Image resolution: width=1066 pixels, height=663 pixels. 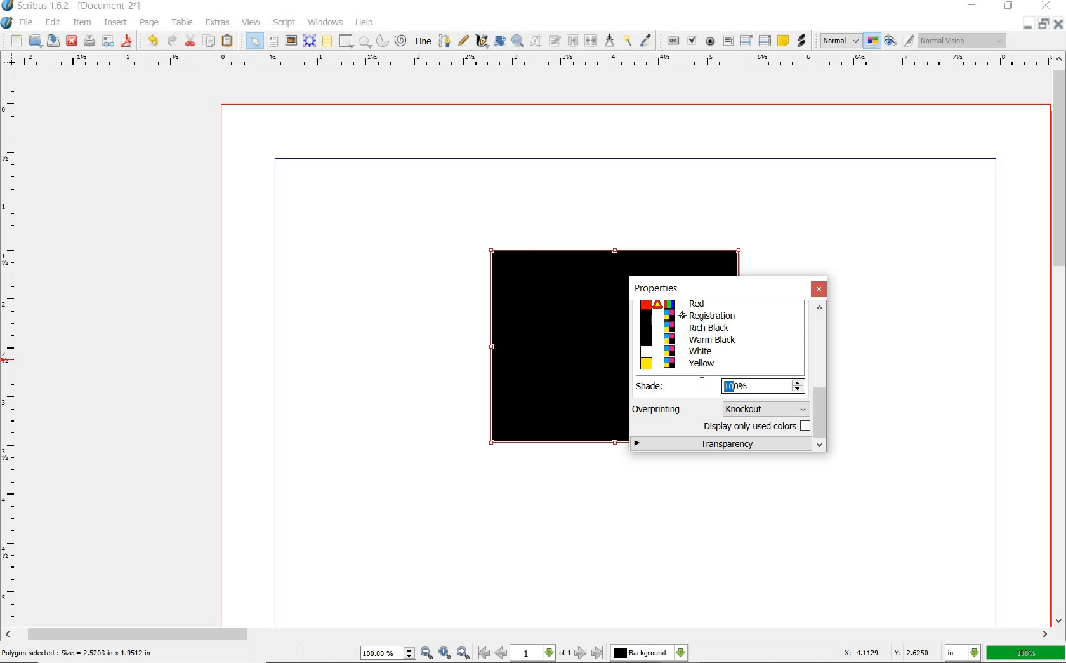 What do you see at coordinates (715, 305) in the screenshot?
I see `Red` at bounding box center [715, 305].